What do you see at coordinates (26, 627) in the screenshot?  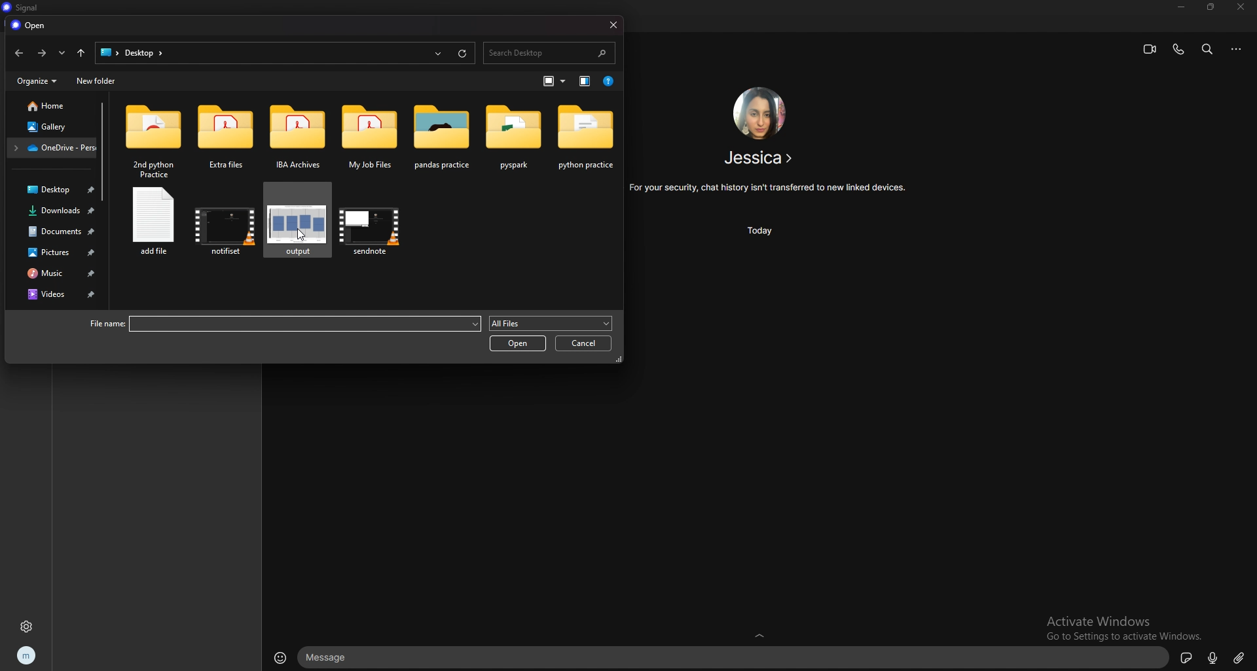 I see `settings` at bounding box center [26, 627].